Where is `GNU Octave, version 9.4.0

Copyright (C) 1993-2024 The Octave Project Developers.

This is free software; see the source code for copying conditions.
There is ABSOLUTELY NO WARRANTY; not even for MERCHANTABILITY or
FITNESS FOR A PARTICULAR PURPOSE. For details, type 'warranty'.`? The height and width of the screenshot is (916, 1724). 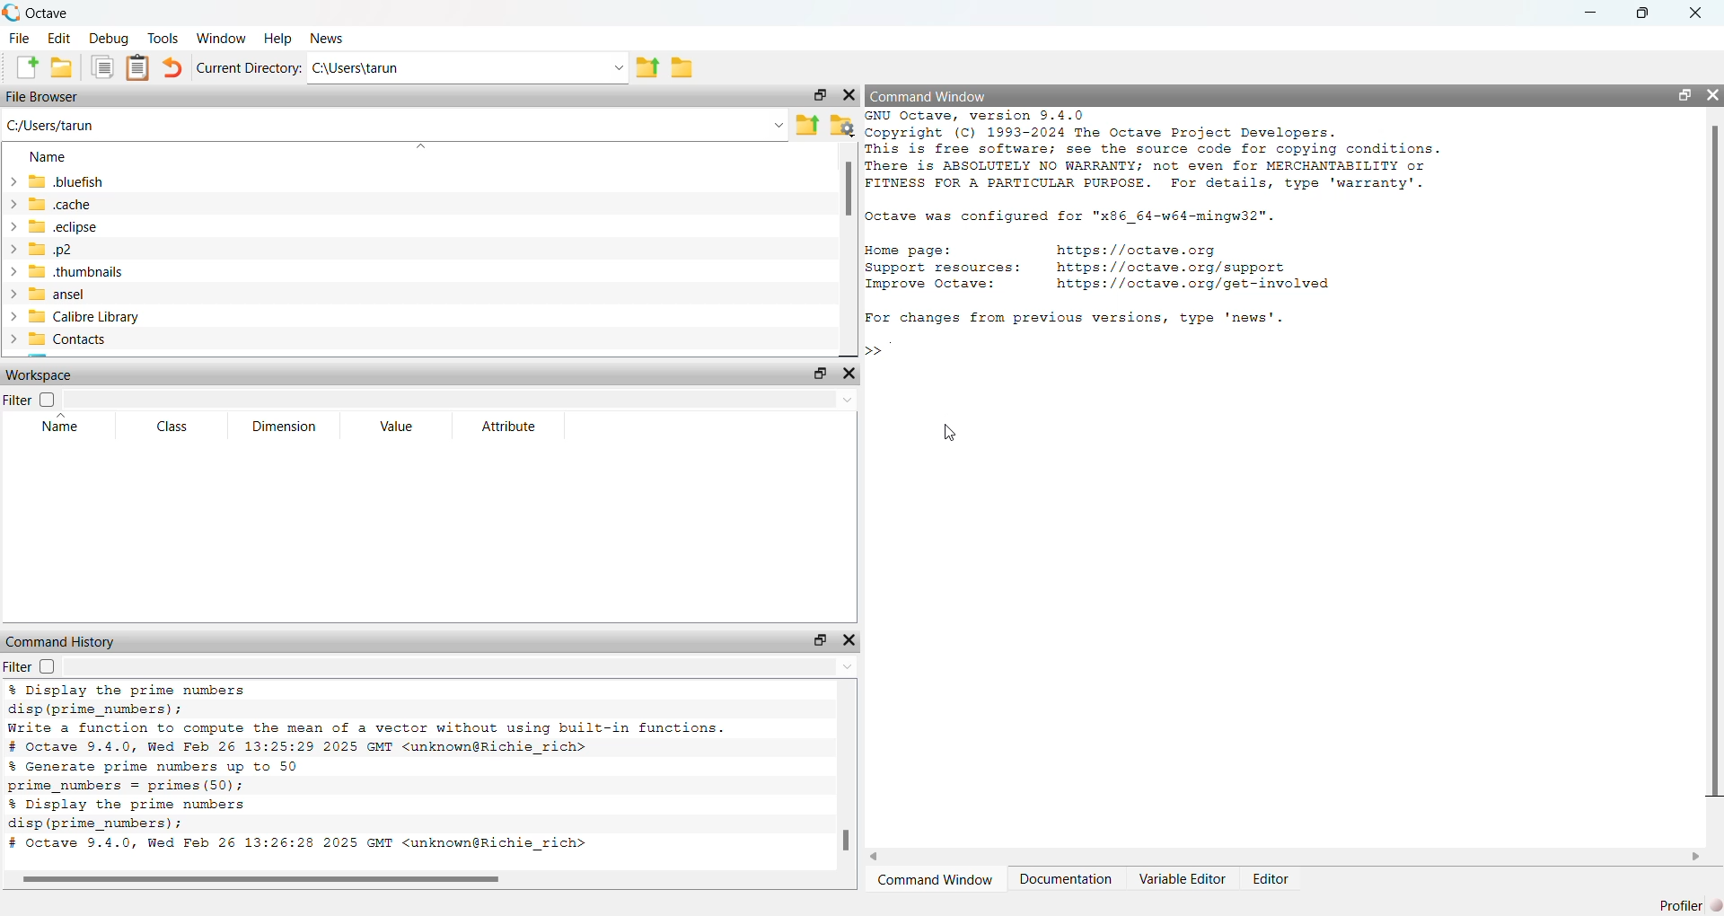
GNU Octave, version 9.4.0

Copyright (C) 1993-2024 The Octave Project Developers.

This is free software; see the source code for copying conditions.
There is ABSOLUTELY NO WARRANTY; not even for MERCHANTABILITY or
FITNESS FOR A PARTICULAR PURPOSE. For details, type 'warranty'. is located at coordinates (1152, 151).